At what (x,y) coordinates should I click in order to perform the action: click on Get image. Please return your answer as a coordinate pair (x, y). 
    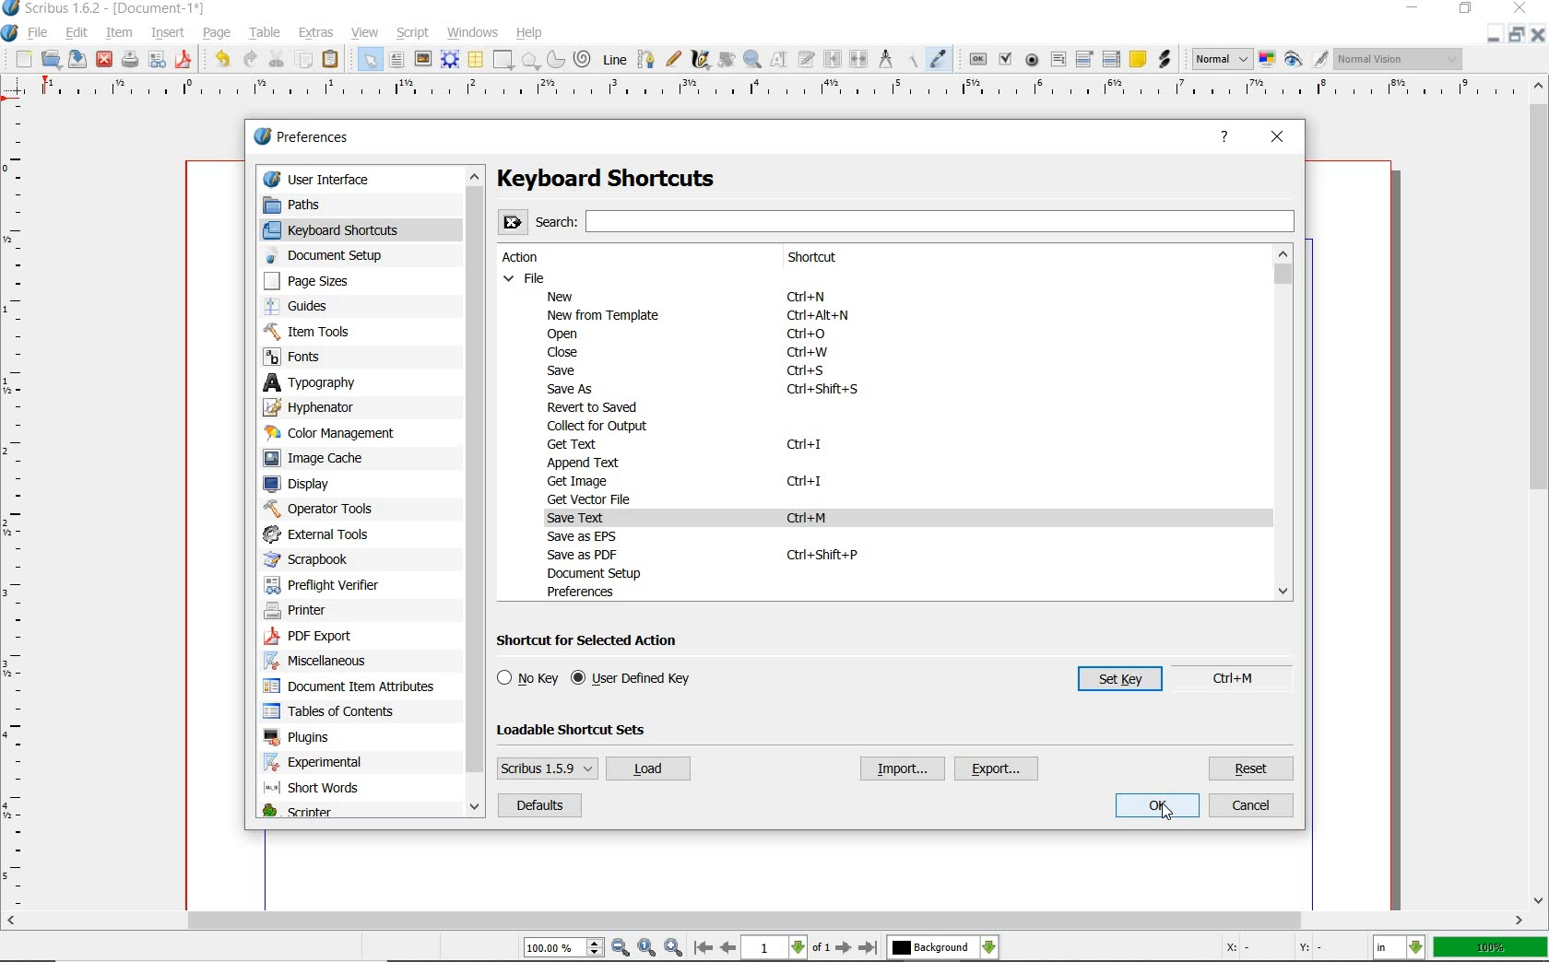
    Looking at the image, I should click on (586, 480).